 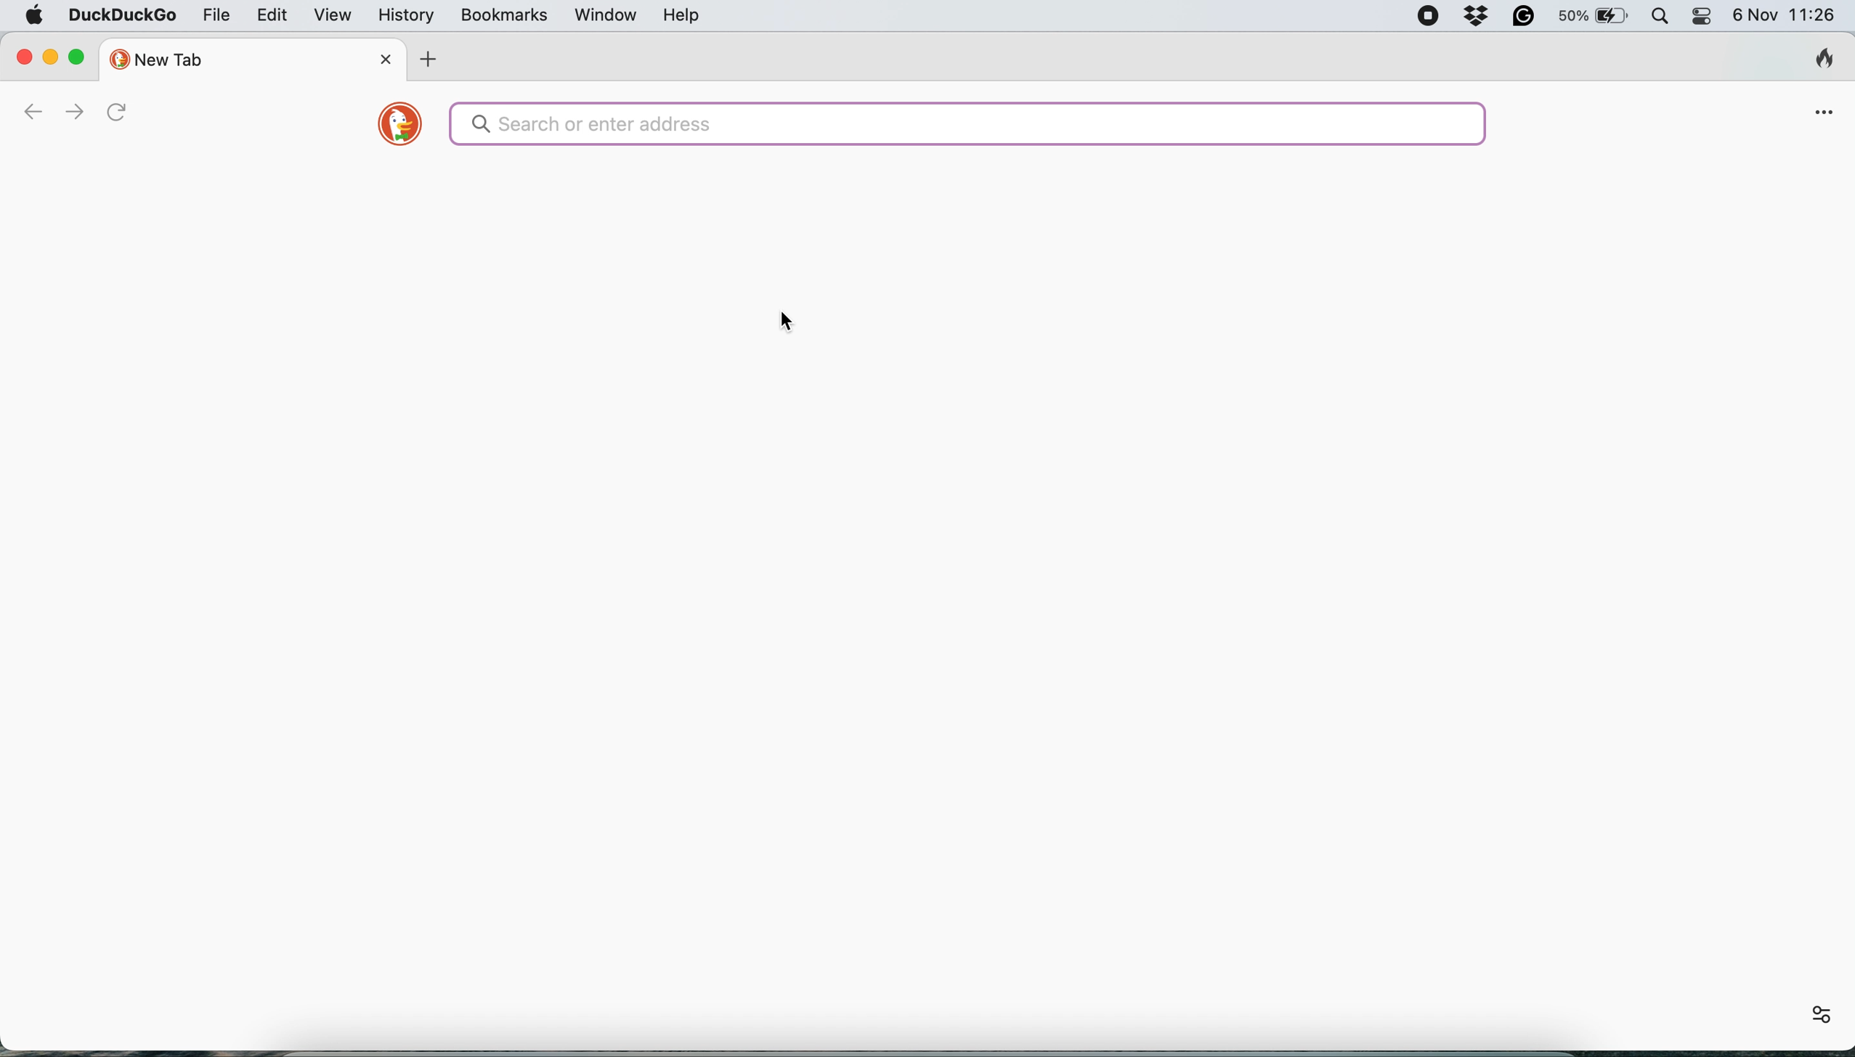 What do you see at coordinates (404, 125) in the screenshot?
I see `duckduckgo logo` at bounding box center [404, 125].